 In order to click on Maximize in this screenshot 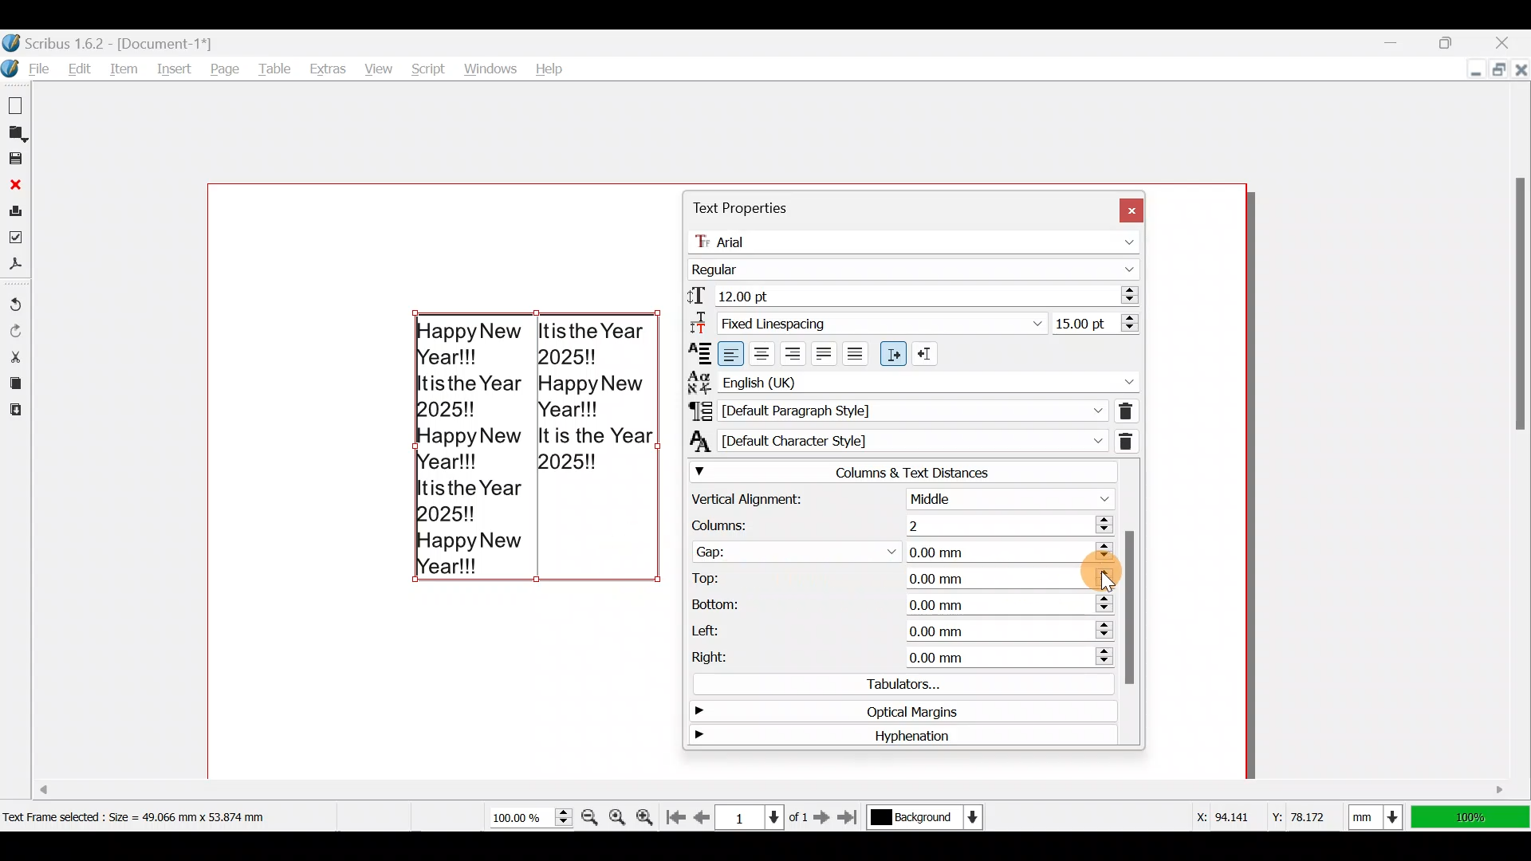, I will do `click(1496, 68)`.